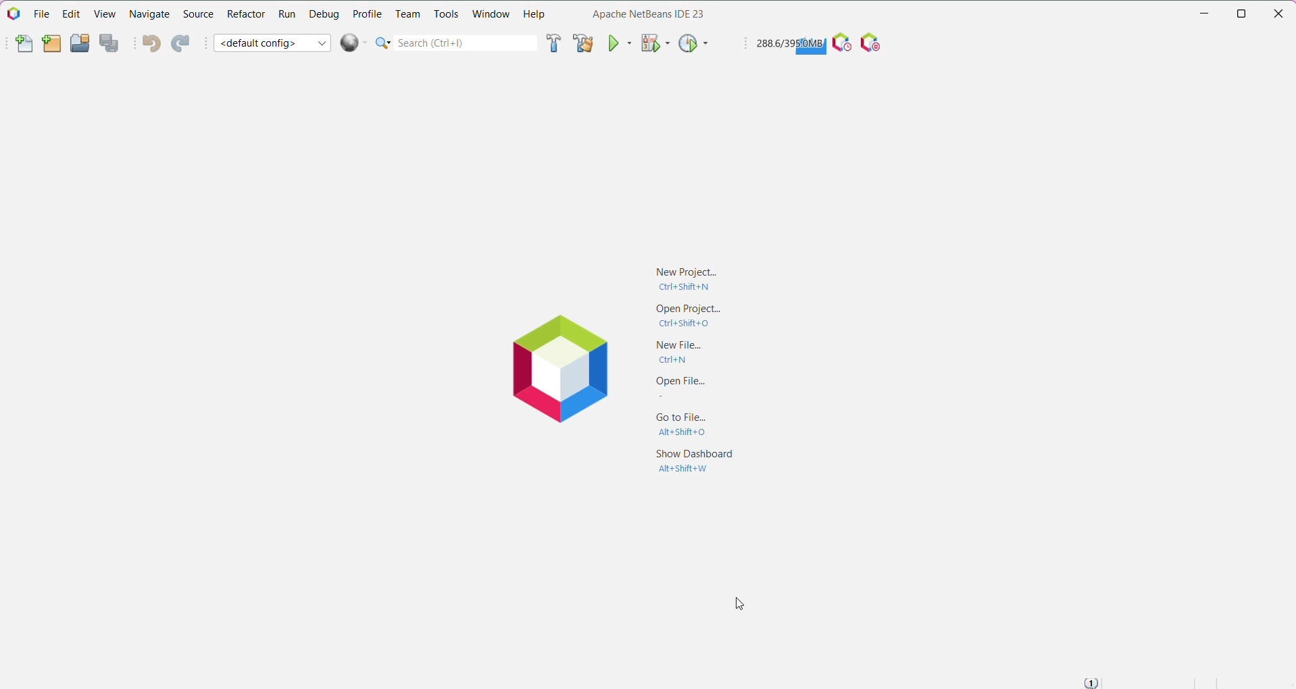  I want to click on Profile Project, so click(693, 45).